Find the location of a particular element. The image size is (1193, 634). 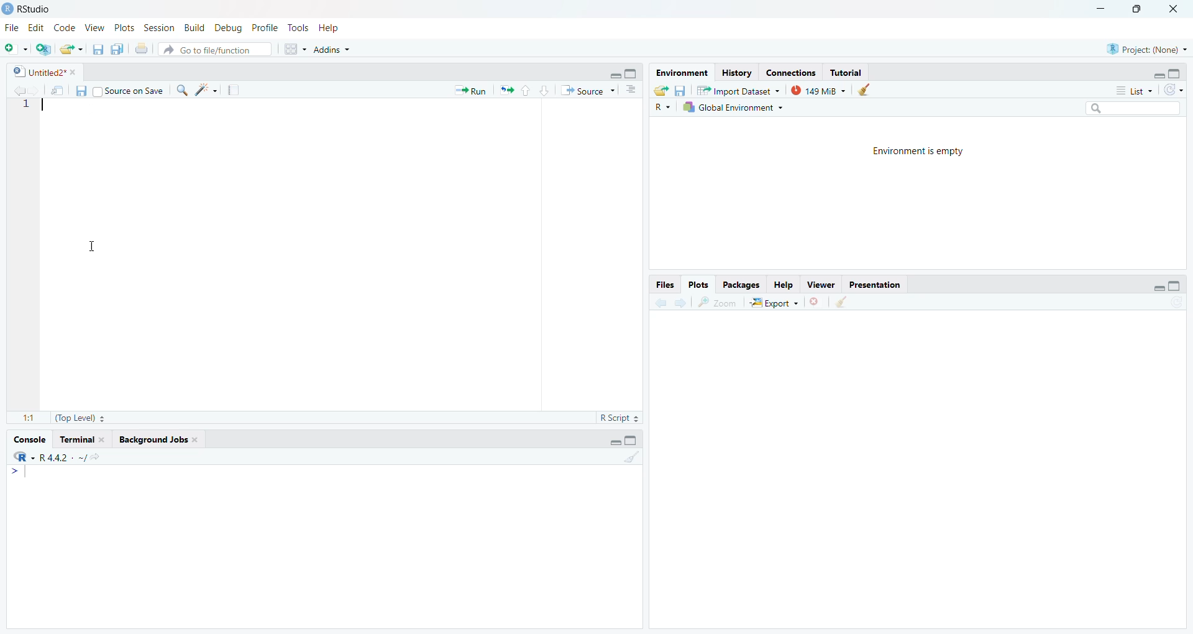

Build is located at coordinates (193, 28).